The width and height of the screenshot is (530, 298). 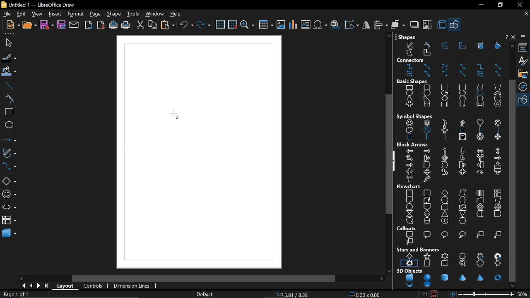 I want to click on Transformation, so click(x=351, y=24).